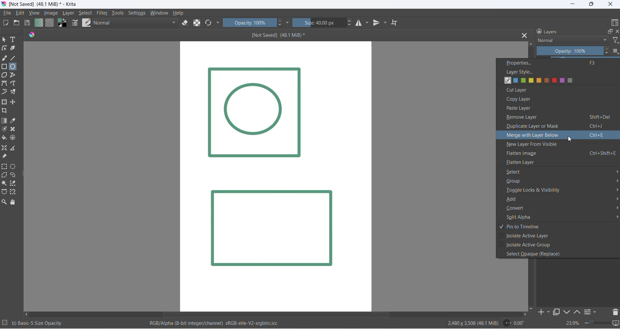 The height and width of the screenshot is (329, 620). What do you see at coordinates (555, 254) in the screenshot?
I see `select opaque` at bounding box center [555, 254].